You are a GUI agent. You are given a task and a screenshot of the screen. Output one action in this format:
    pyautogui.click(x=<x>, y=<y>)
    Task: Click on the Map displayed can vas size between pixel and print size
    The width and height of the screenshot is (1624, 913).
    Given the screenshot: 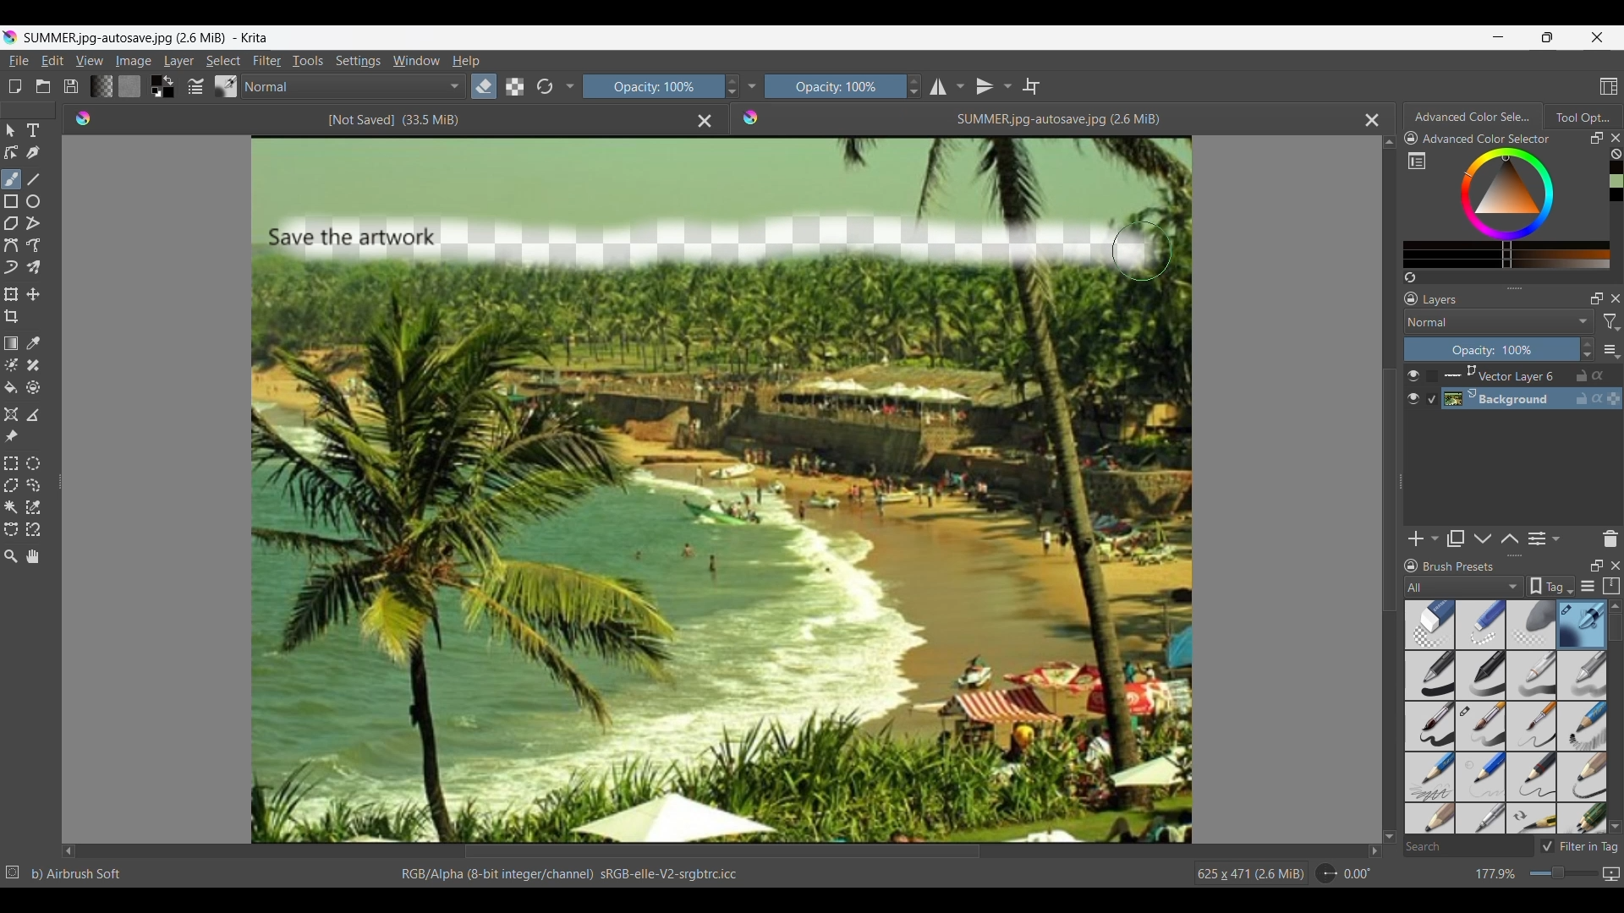 What is the action you would take?
    pyautogui.click(x=1612, y=874)
    